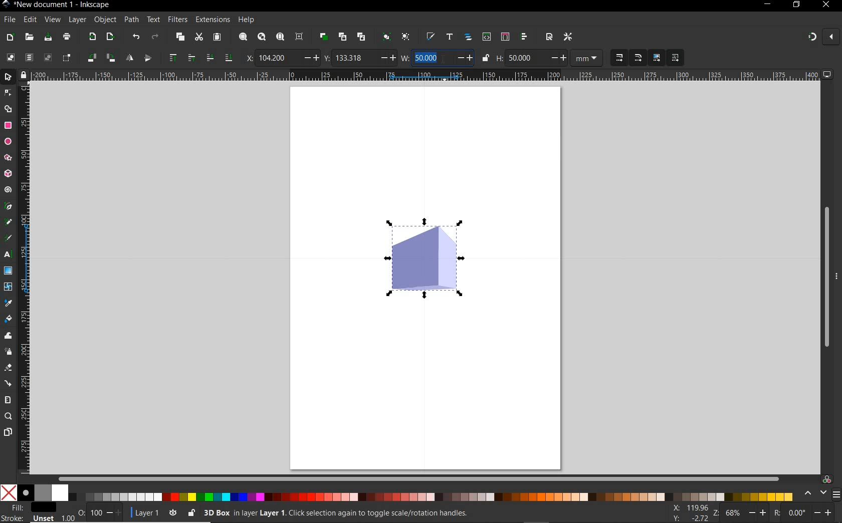 The height and width of the screenshot is (523, 842). Describe the element at coordinates (775, 513) in the screenshot. I see `rotation` at that location.